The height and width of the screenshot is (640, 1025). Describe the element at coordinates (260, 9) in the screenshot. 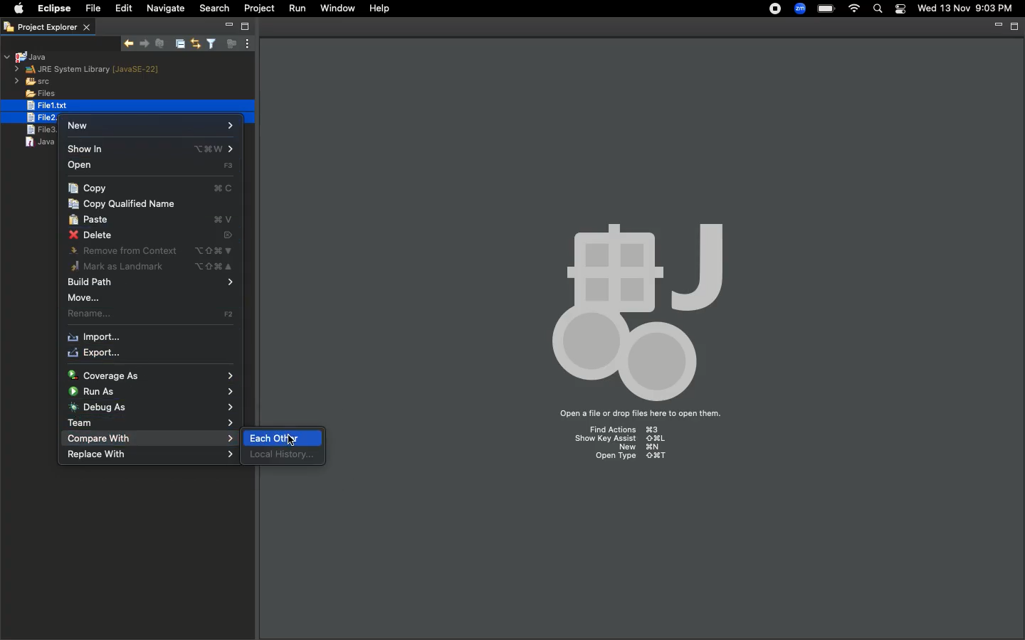

I see `Project` at that location.